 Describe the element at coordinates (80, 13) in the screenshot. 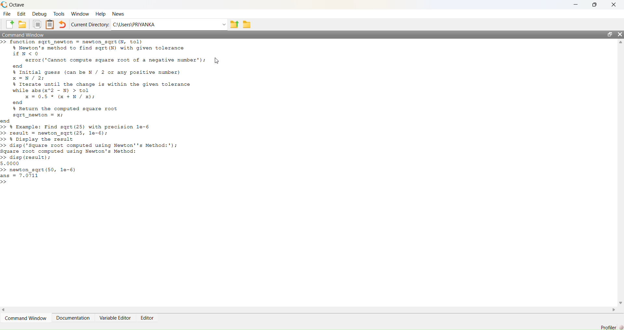

I see `Window` at that location.